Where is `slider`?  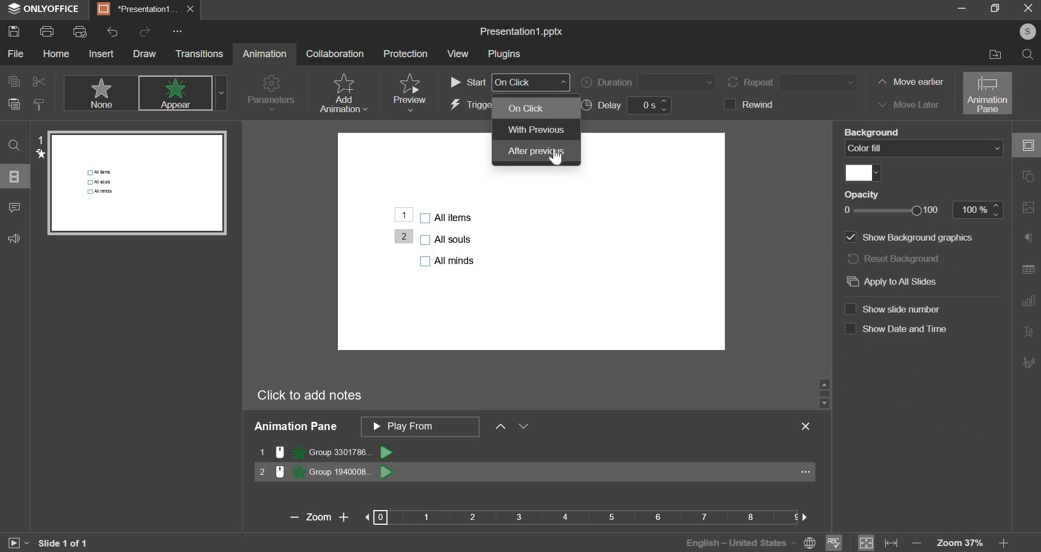
slider is located at coordinates (824, 392).